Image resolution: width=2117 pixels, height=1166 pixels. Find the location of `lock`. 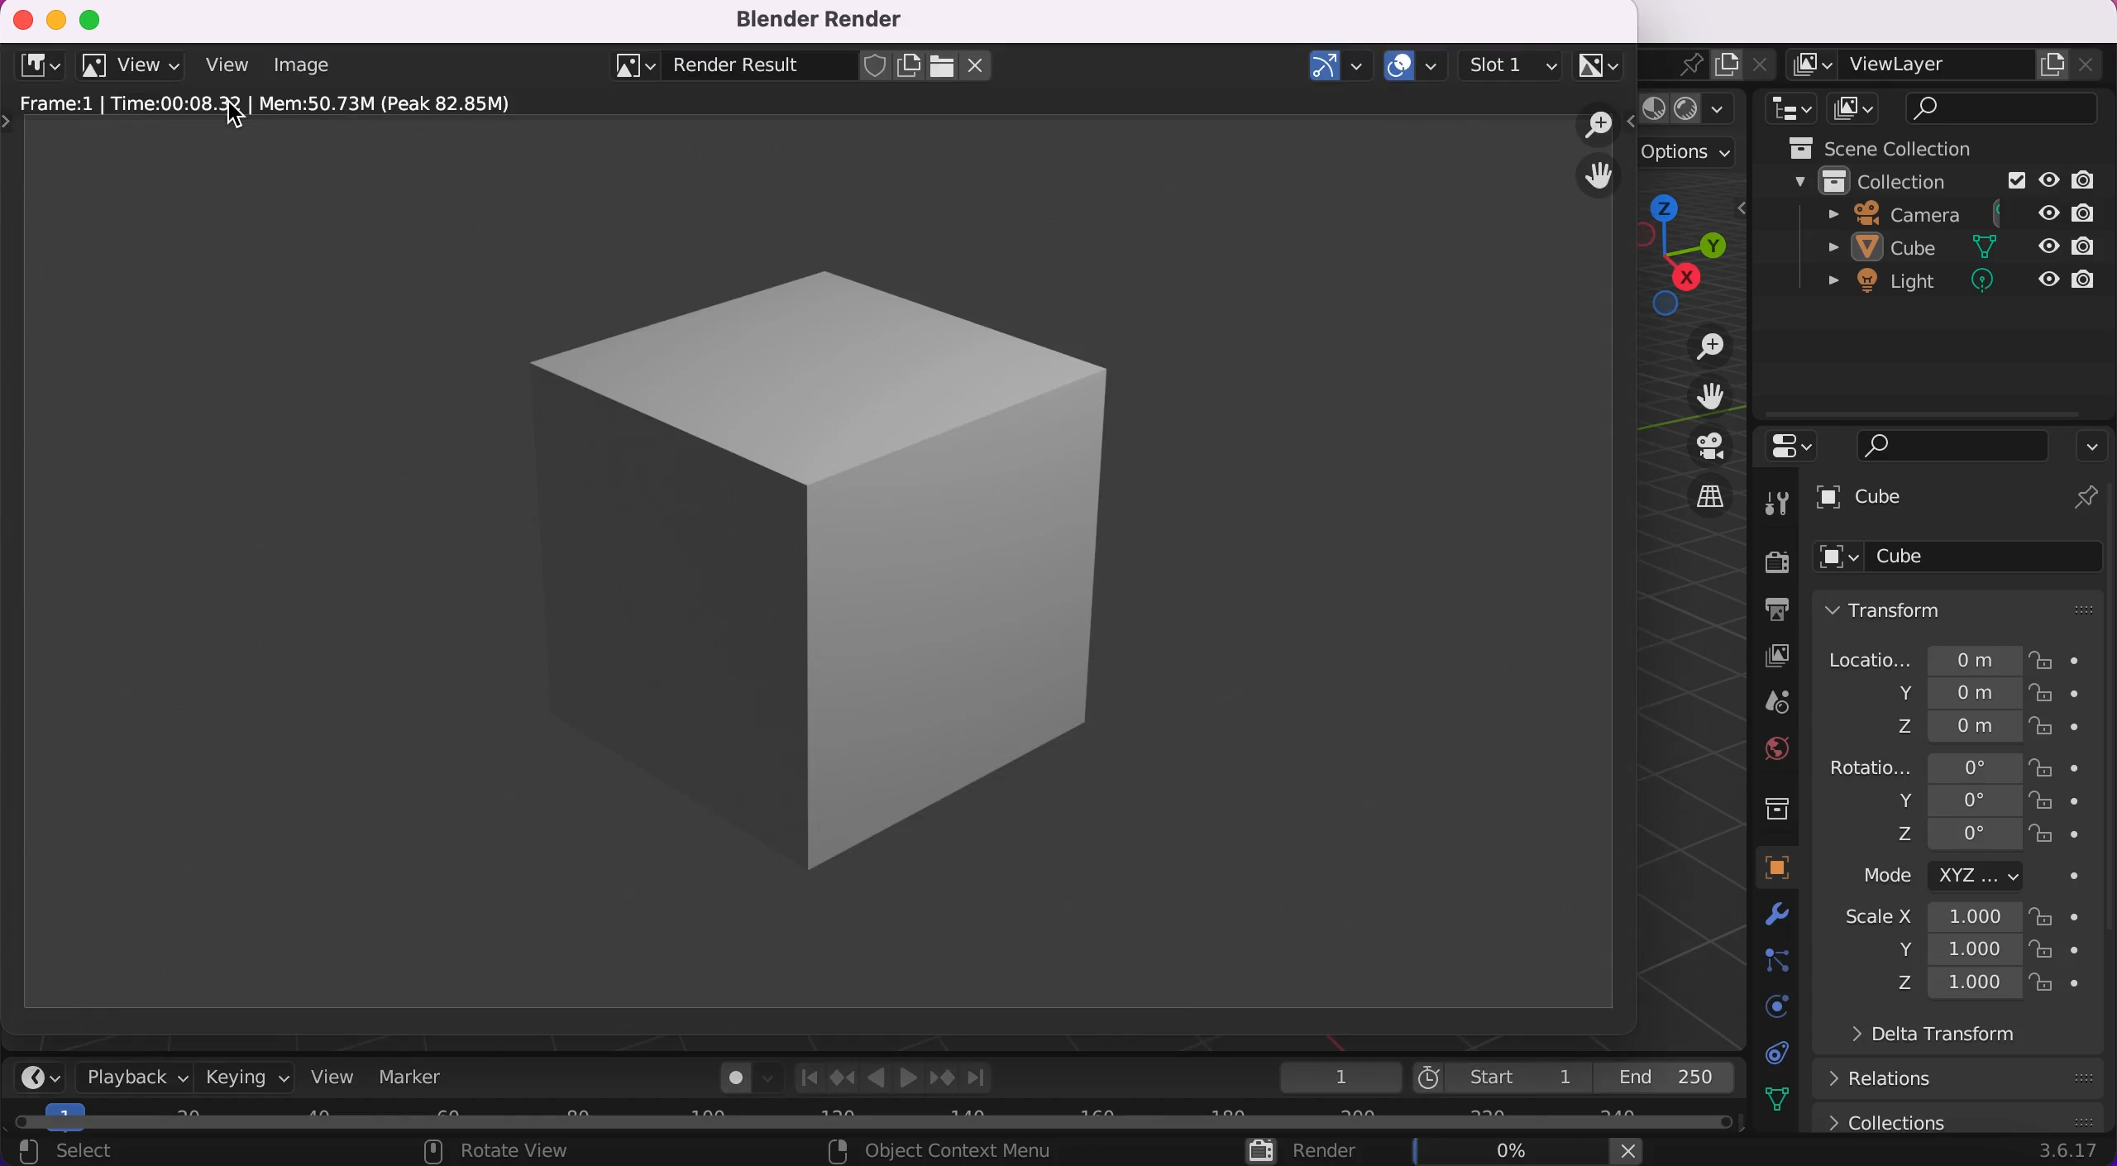

lock is located at coordinates (2061, 835).